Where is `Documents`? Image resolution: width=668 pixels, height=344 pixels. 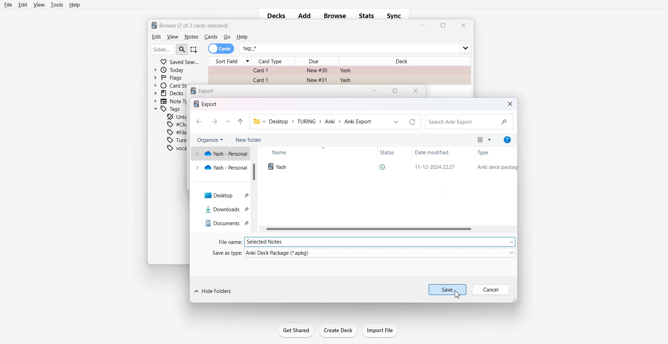
Documents is located at coordinates (220, 223).